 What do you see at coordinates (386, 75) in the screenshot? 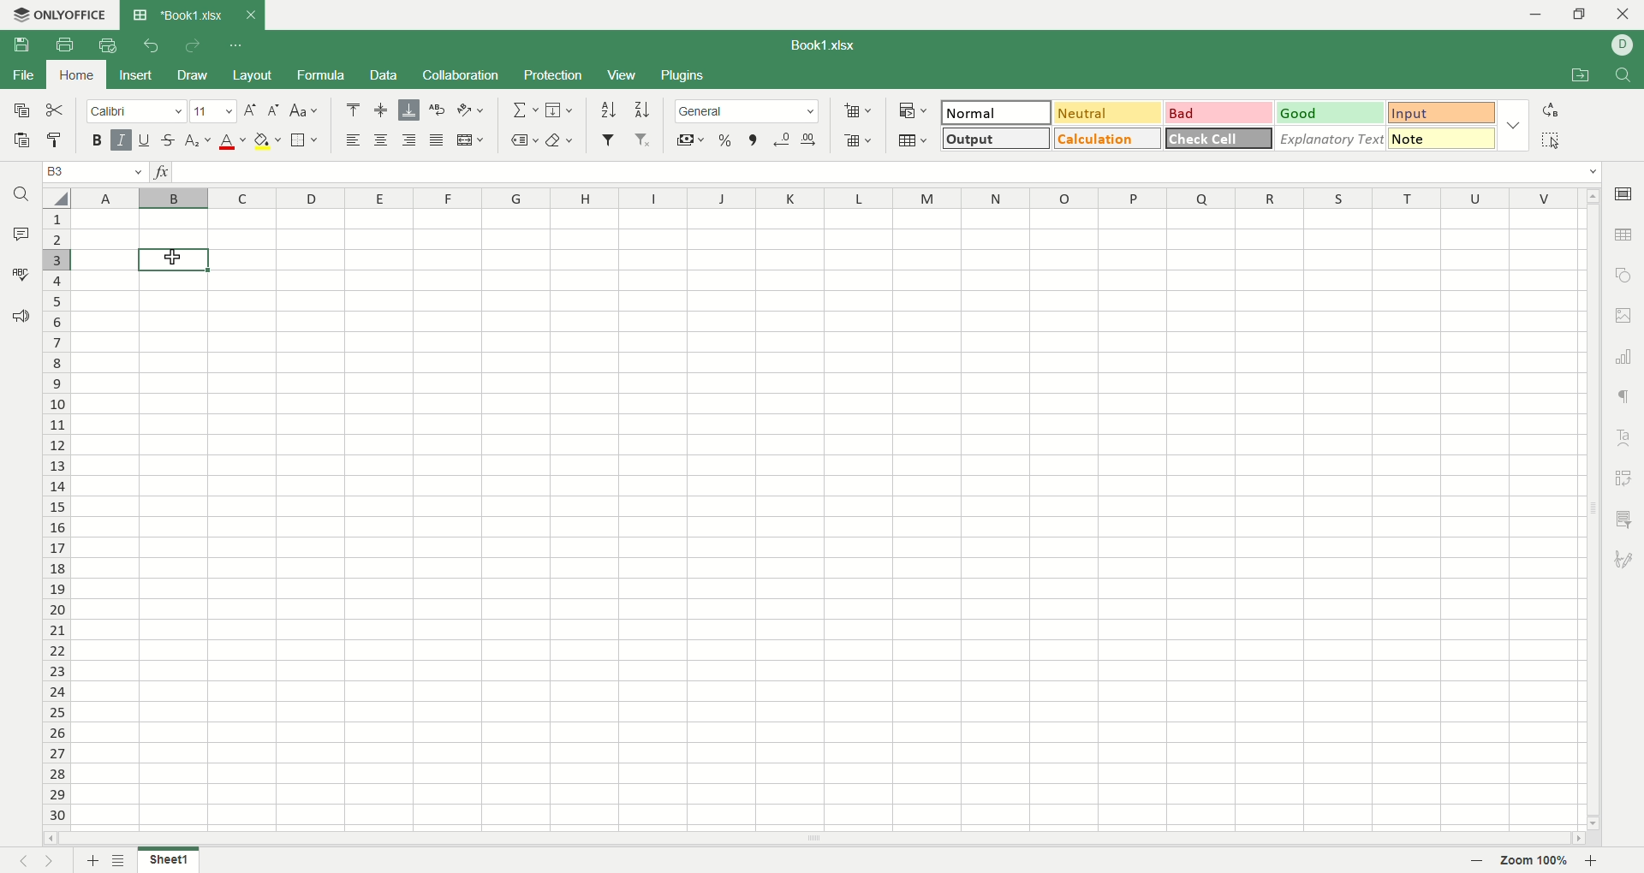
I see `data` at bounding box center [386, 75].